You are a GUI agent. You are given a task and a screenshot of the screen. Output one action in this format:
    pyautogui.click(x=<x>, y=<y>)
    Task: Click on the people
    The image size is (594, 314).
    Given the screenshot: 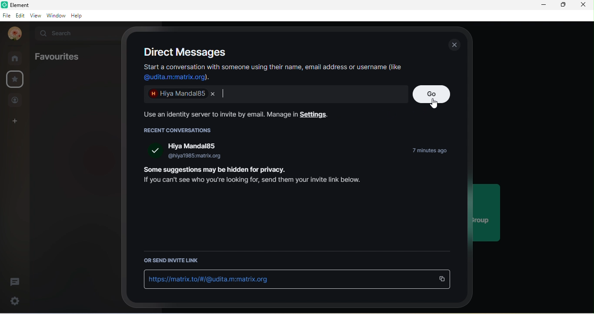 What is the action you would take?
    pyautogui.click(x=16, y=100)
    